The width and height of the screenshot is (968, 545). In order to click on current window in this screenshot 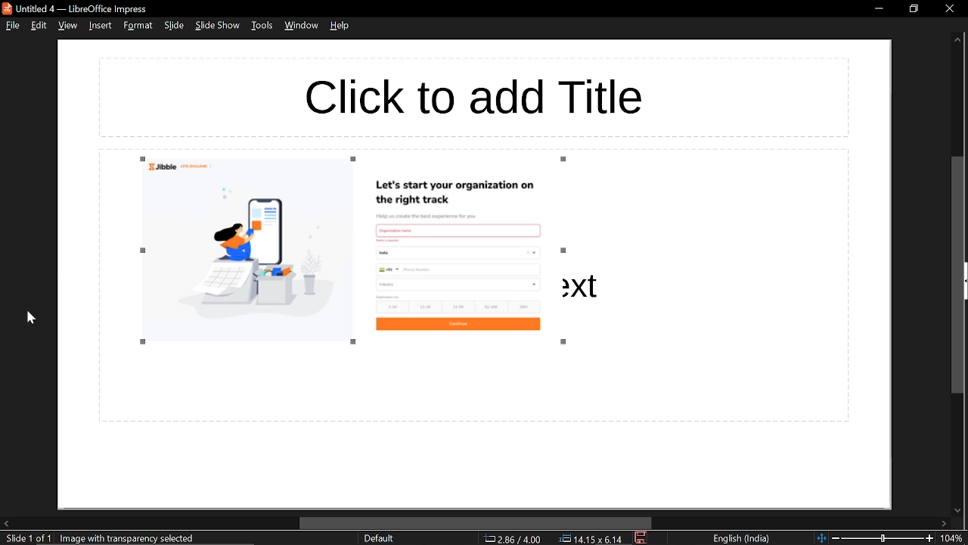, I will do `click(79, 8)`.